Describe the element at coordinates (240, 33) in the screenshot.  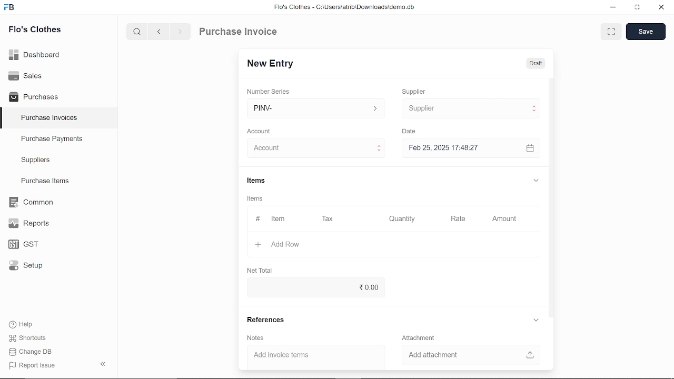
I see `Purchase Invoice` at that location.